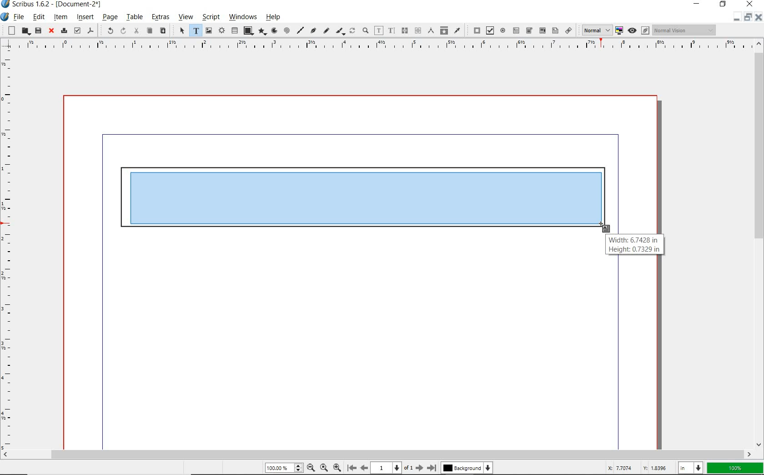 Image resolution: width=764 pixels, height=475 pixels. Describe the element at coordinates (275, 17) in the screenshot. I see `help` at that location.